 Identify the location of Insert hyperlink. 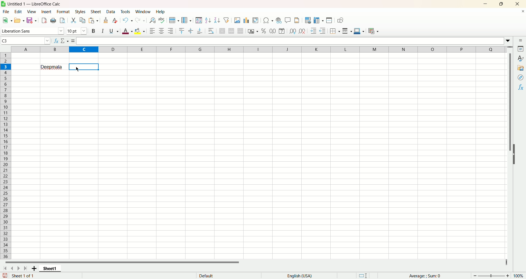
(279, 20).